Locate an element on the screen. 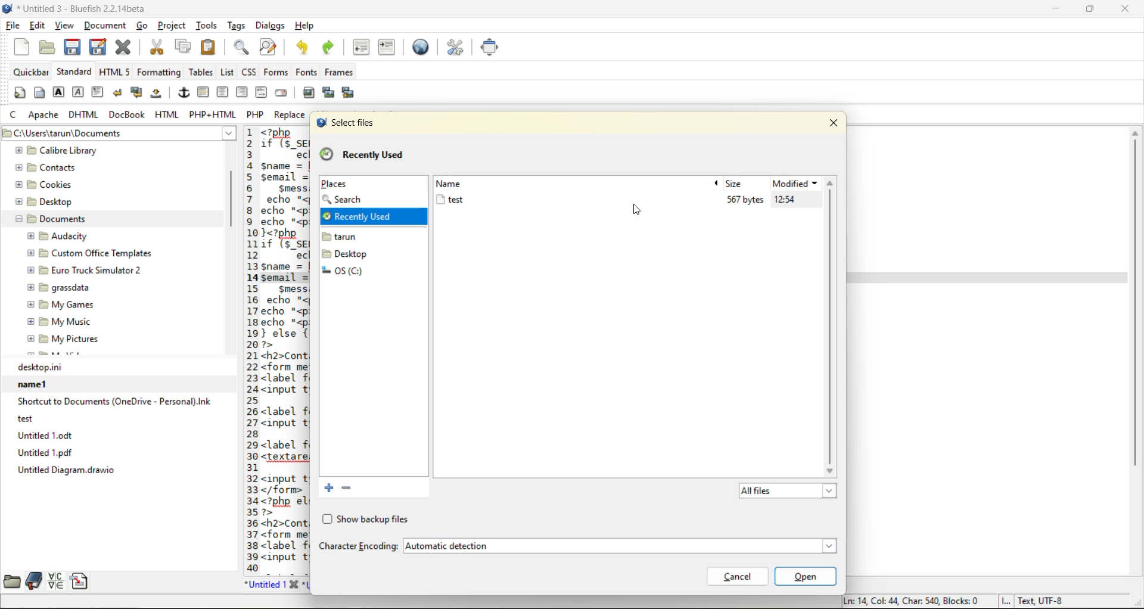  snippets is located at coordinates (82, 581).